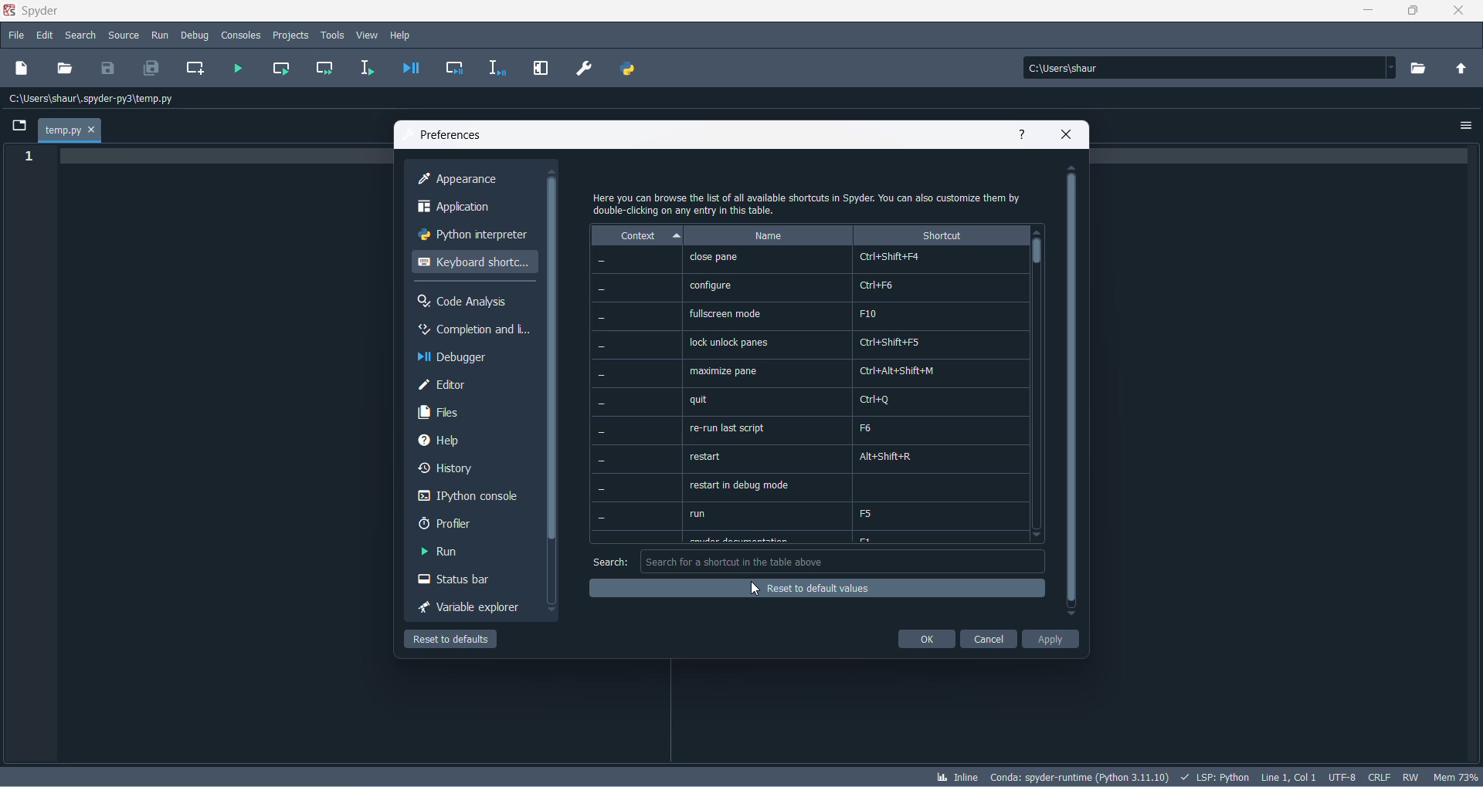 The image size is (1483, 787). Describe the element at coordinates (768, 395) in the screenshot. I see `name options` at that location.